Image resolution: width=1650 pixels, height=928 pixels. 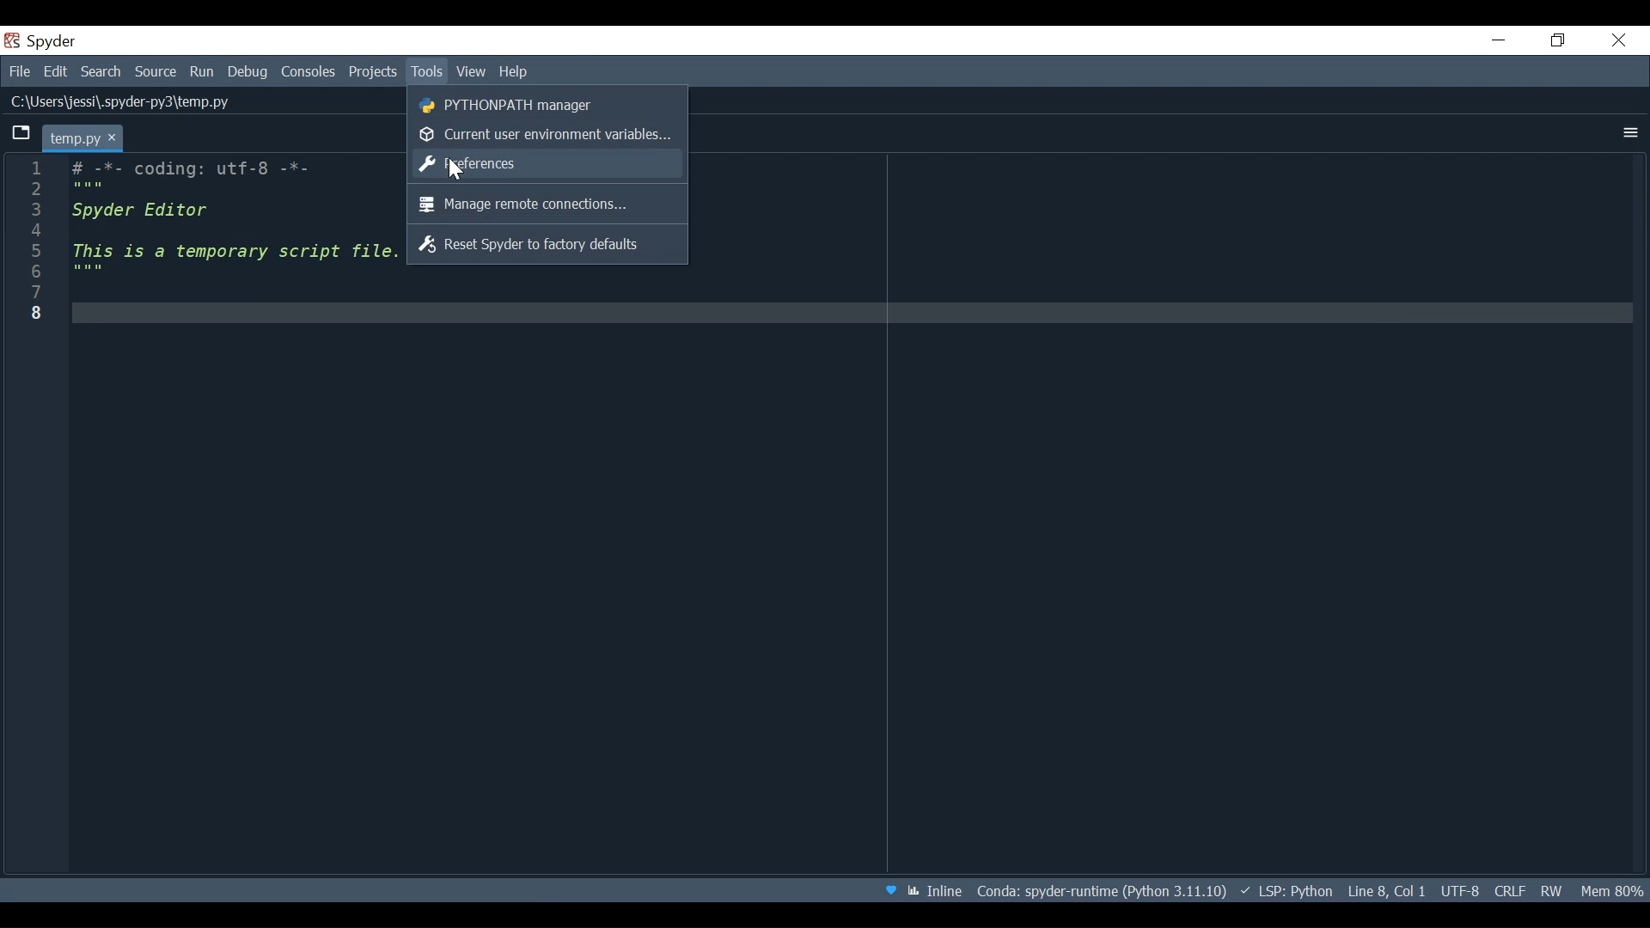 What do you see at coordinates (543, 164) in the screenshot?
I see `Preferences` at bounding box center [543, 164].